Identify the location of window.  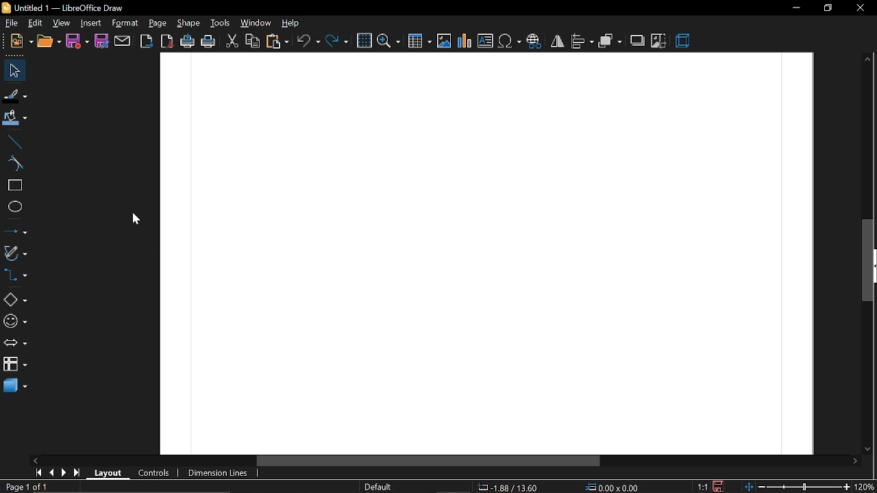
(255, 23).